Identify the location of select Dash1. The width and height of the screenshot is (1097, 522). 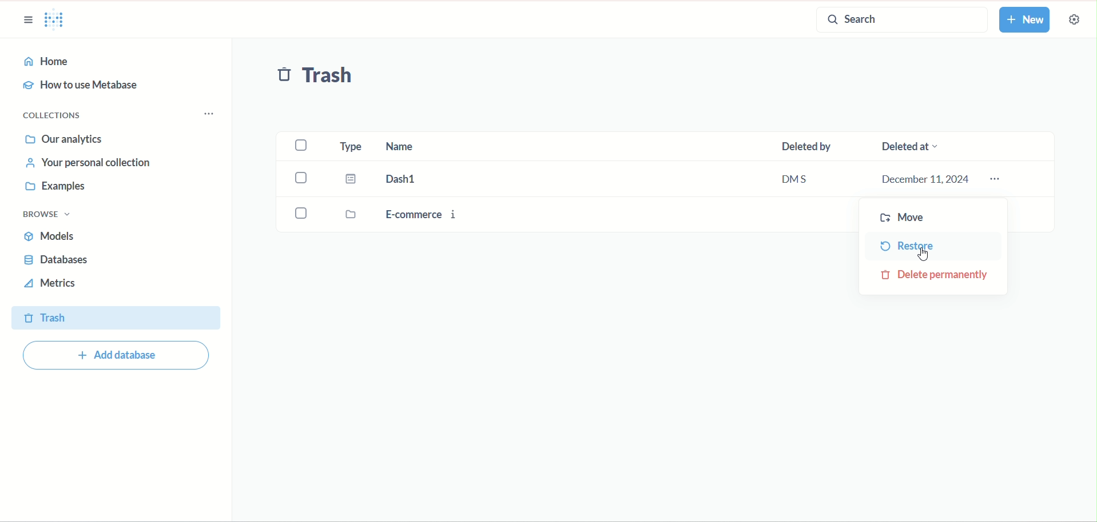
(304, 178).